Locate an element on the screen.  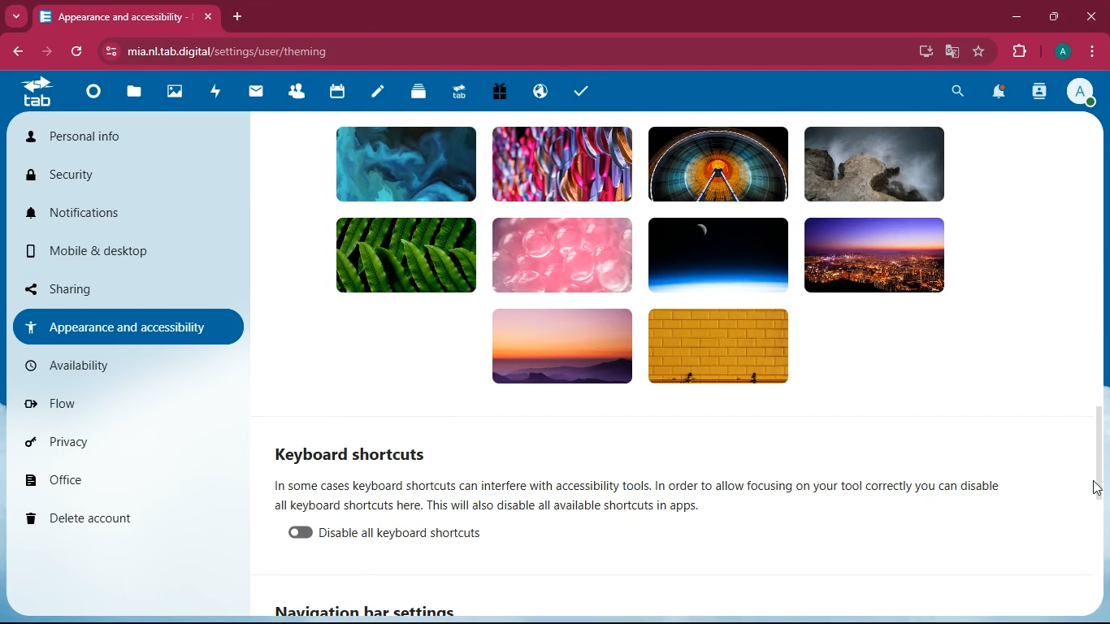
home is located at coordinates (93, 99).